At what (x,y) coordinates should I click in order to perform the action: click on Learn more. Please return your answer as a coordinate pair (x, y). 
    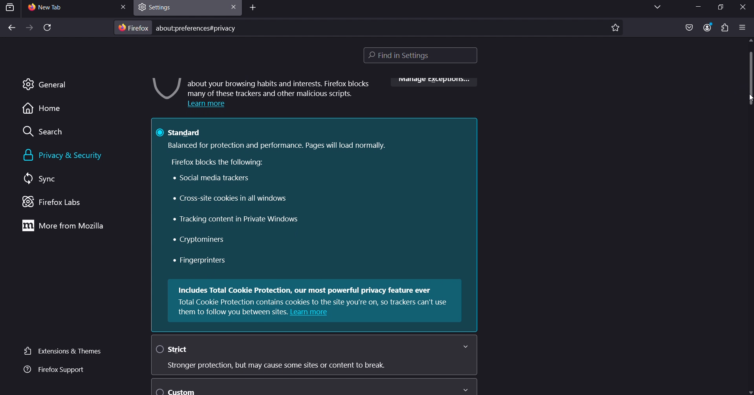
    Looking at the image, I should click on (311, 312).